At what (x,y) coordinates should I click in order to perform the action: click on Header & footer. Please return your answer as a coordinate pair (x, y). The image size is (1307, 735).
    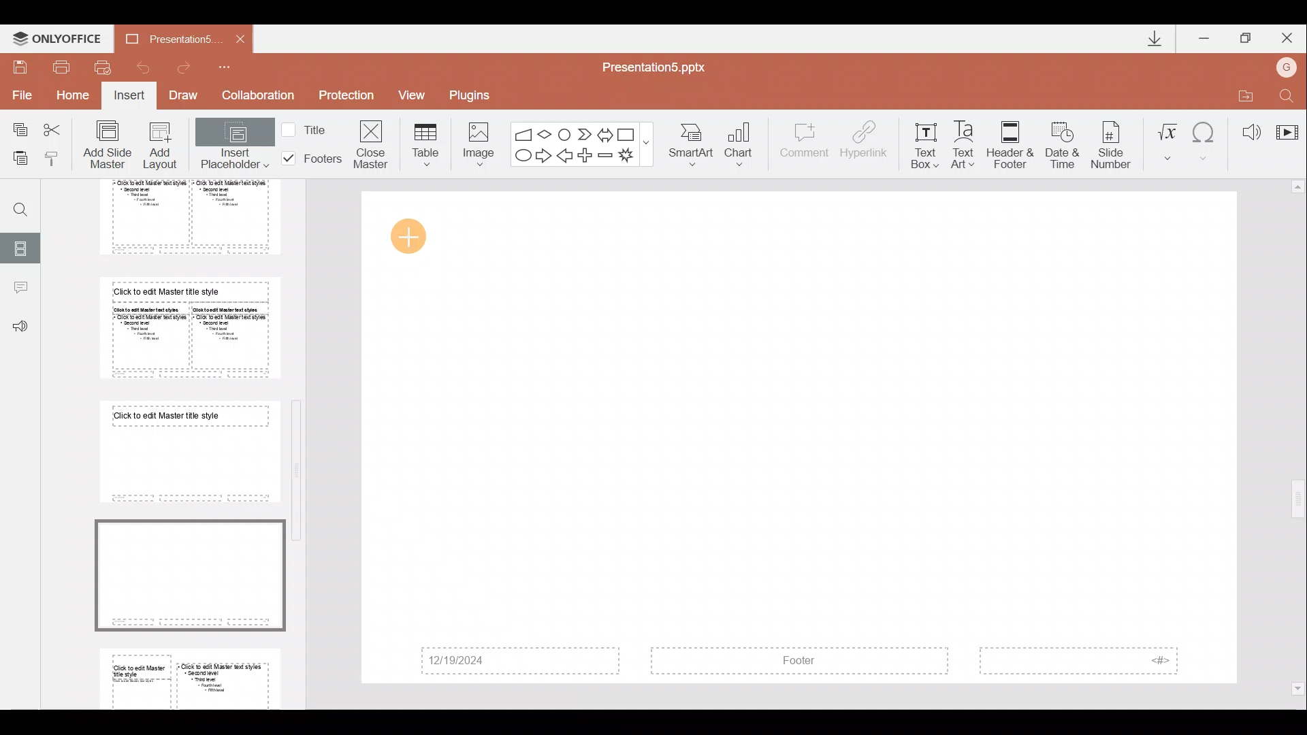
    Looking at the image, I should click on (1010, 144).